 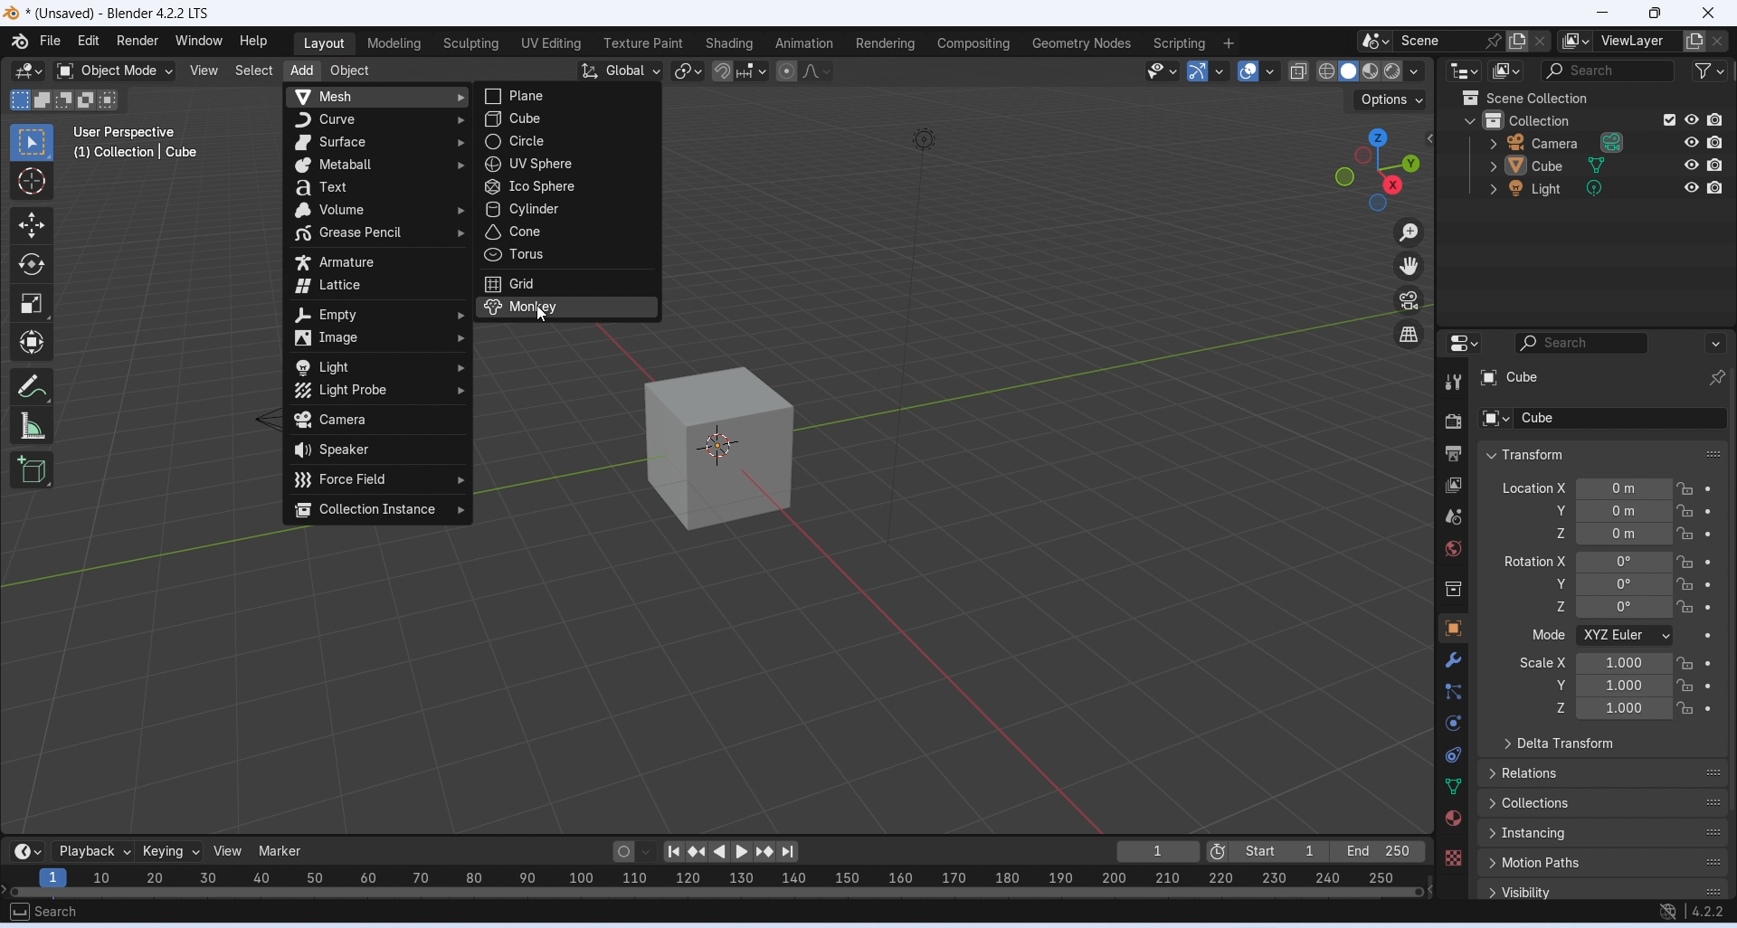 I want to click on Zoom in/out, so click(x=1409, y=234).